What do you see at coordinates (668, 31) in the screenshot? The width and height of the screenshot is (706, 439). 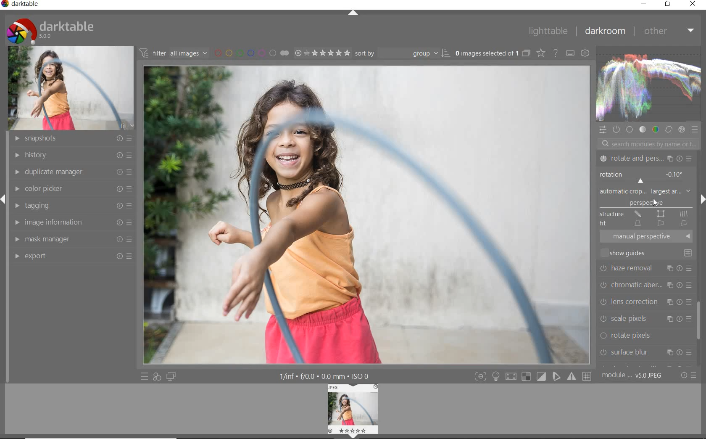 I see `other` at bounding box center [668, 31].